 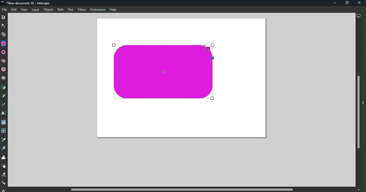 I want to click on Eraser tool, so click(x=4, y=175).